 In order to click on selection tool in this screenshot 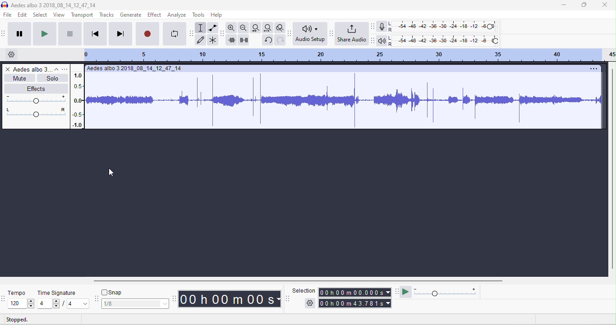, I will do `click(201, 28)`.